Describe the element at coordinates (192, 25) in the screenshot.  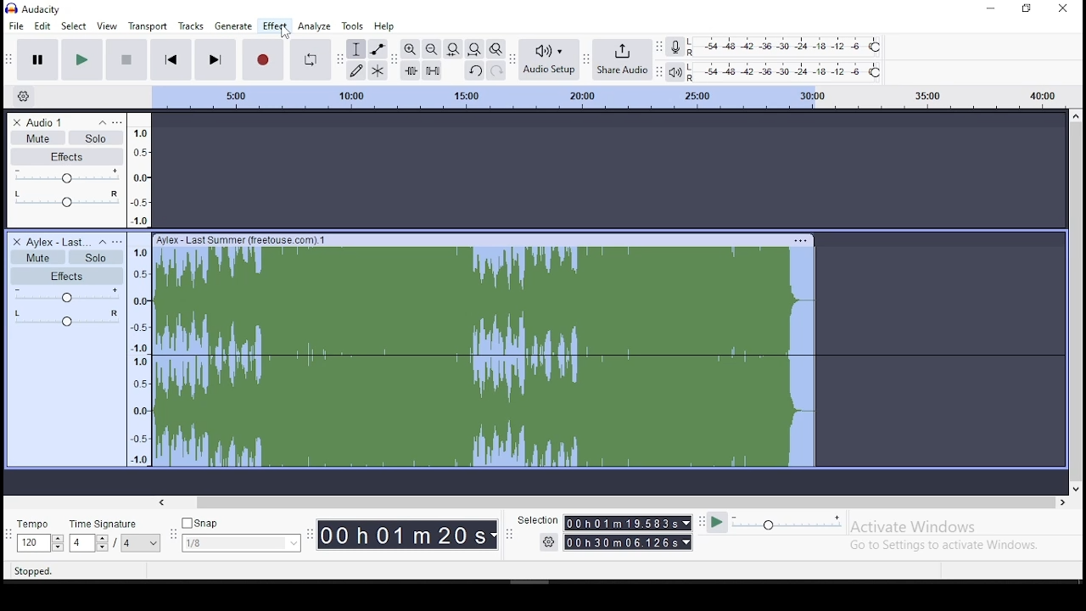
I see `tracks` at that location.